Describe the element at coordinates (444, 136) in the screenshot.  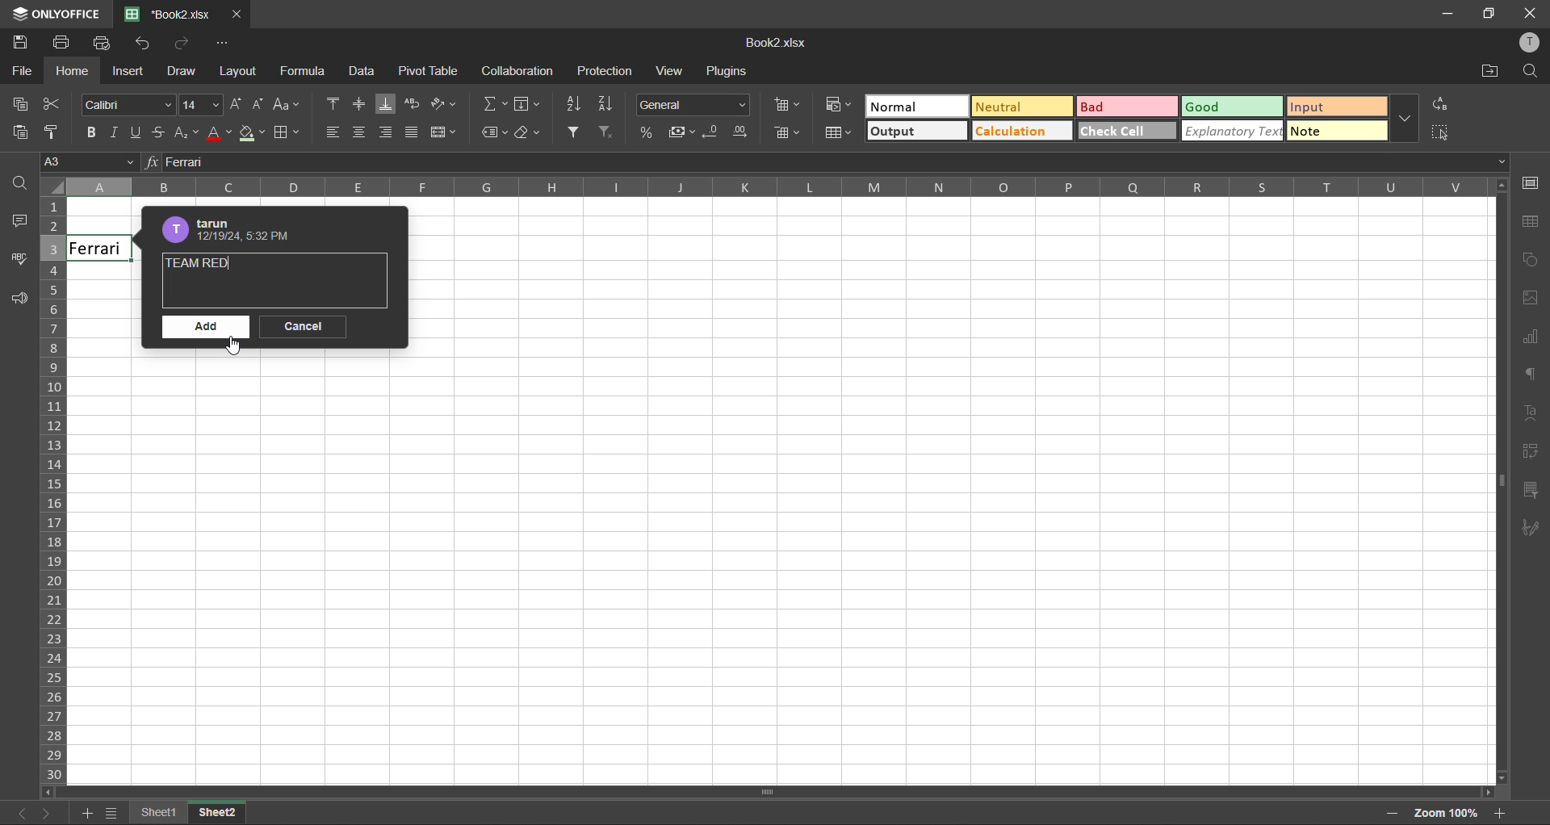
I see `merge and center` at that location.